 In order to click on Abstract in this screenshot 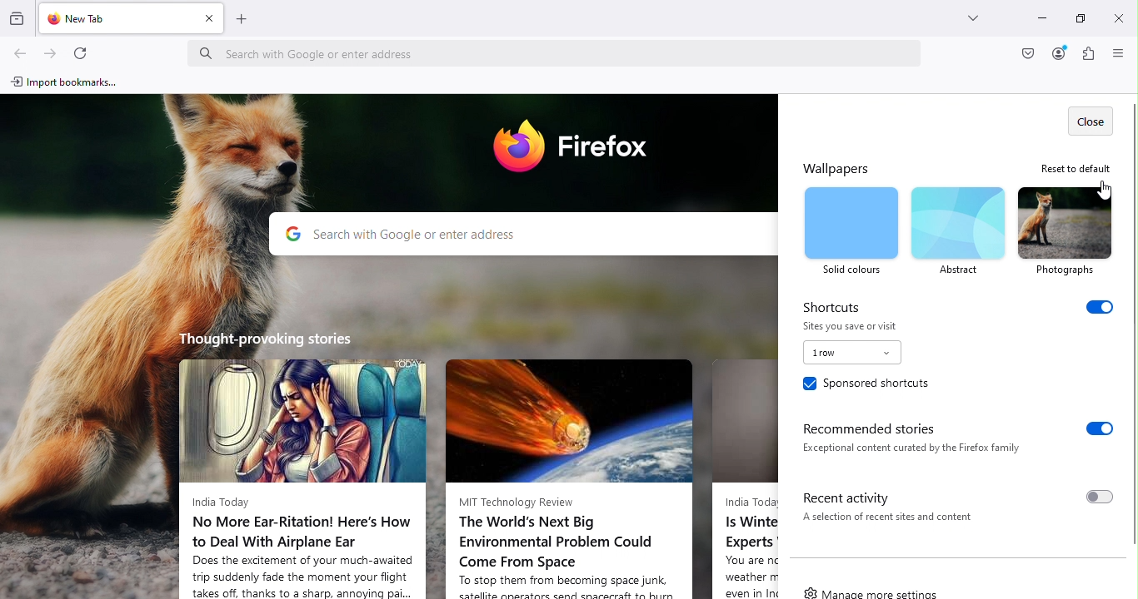, I will do `click(958, 230)`.